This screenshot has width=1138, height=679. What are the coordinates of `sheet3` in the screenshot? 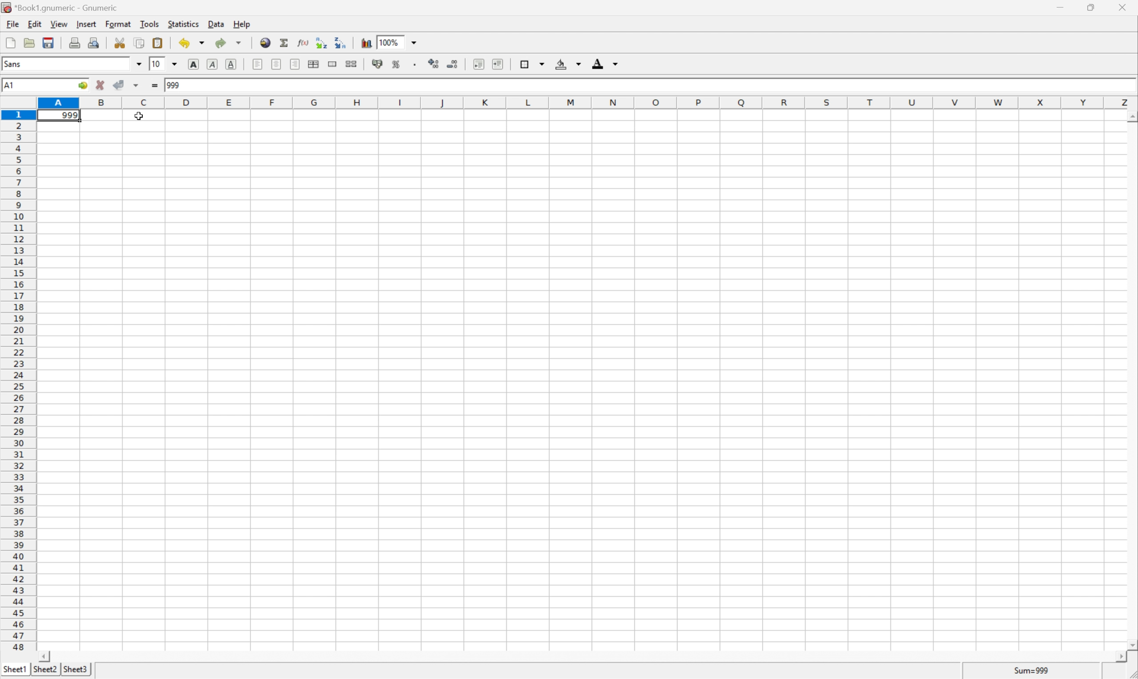 It's located at (75, 672).